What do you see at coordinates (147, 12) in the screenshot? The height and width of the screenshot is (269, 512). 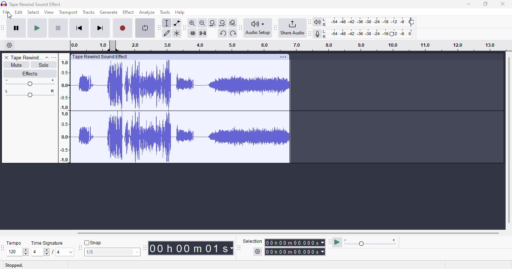 I see `analyze` at bounding box center [147, 12].